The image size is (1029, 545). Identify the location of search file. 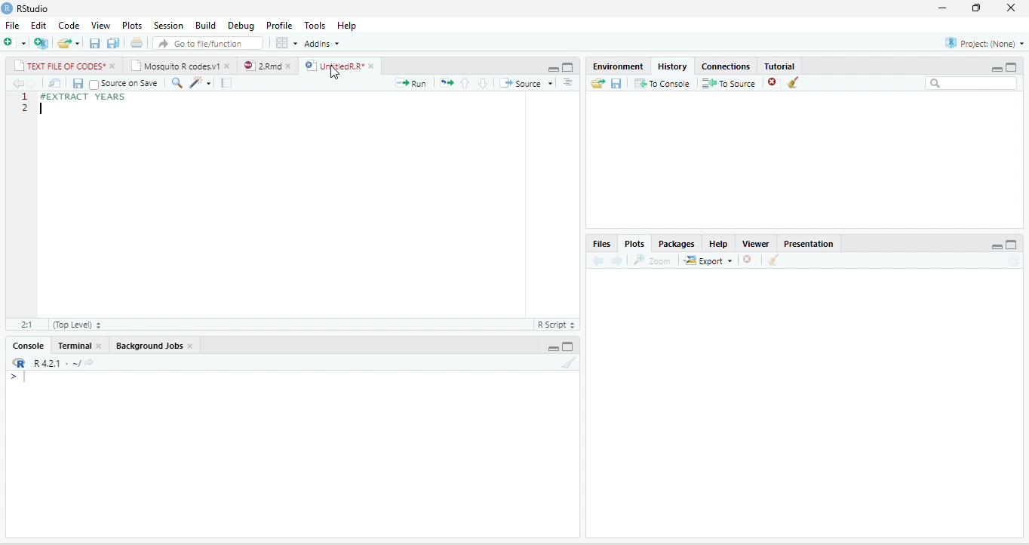
(208, 43).